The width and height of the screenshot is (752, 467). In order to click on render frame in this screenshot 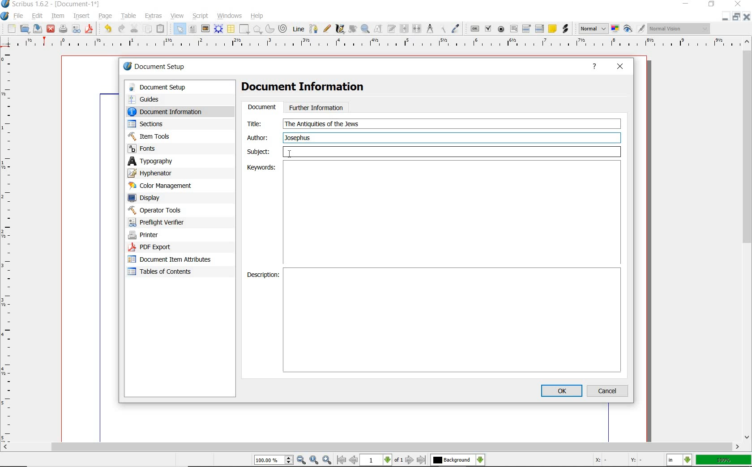, I will do `click(218, 29)`.